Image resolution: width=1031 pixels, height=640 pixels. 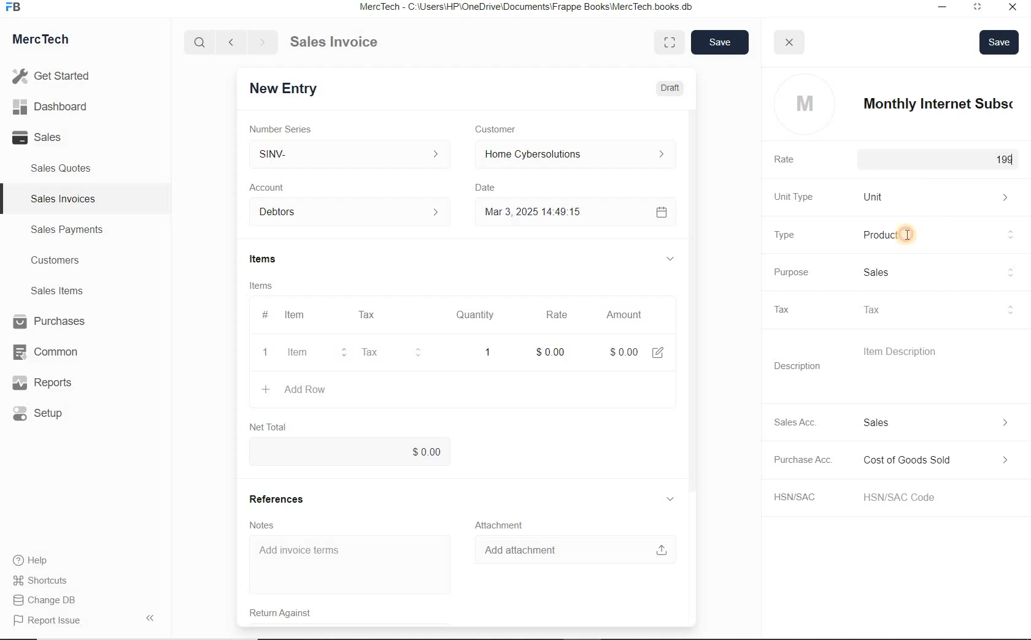 What do you see at coordinates (671, 499) in the screenshot?
I see `hide sub menu` at bounding box center [671, 499].